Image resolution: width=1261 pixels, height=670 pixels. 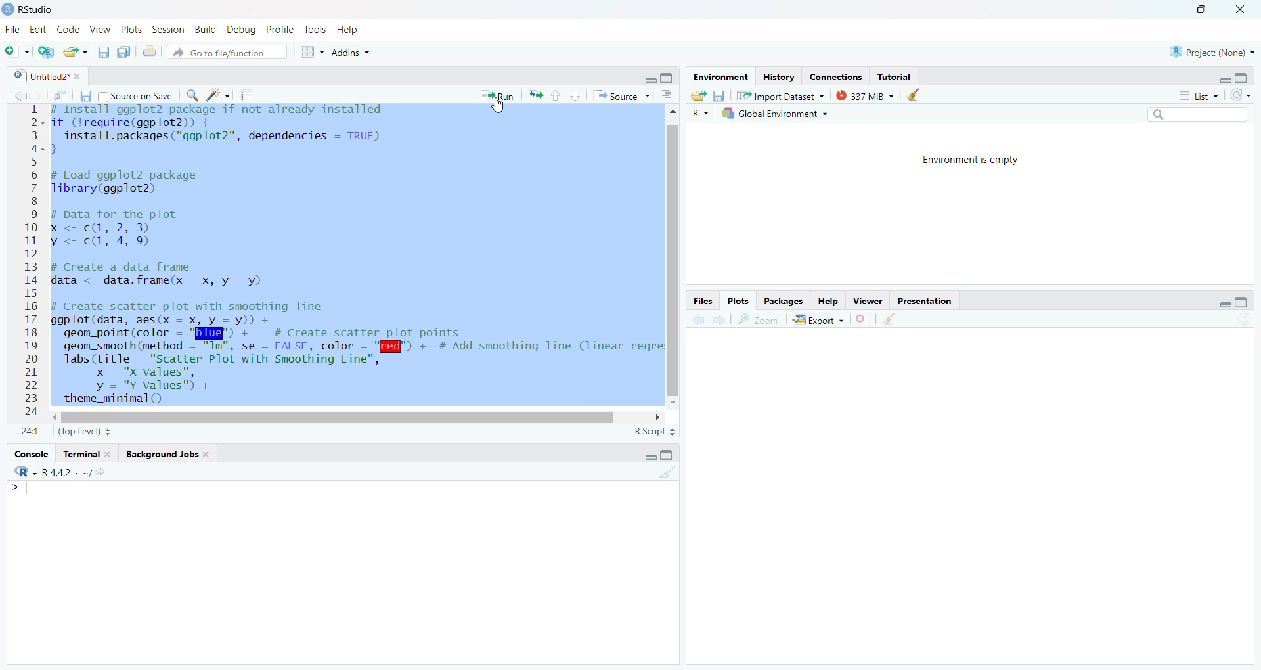 What do you see at coordinates (166, 455) in the screenshot?
I see `background Jobs` at bounding box center [166, 455].